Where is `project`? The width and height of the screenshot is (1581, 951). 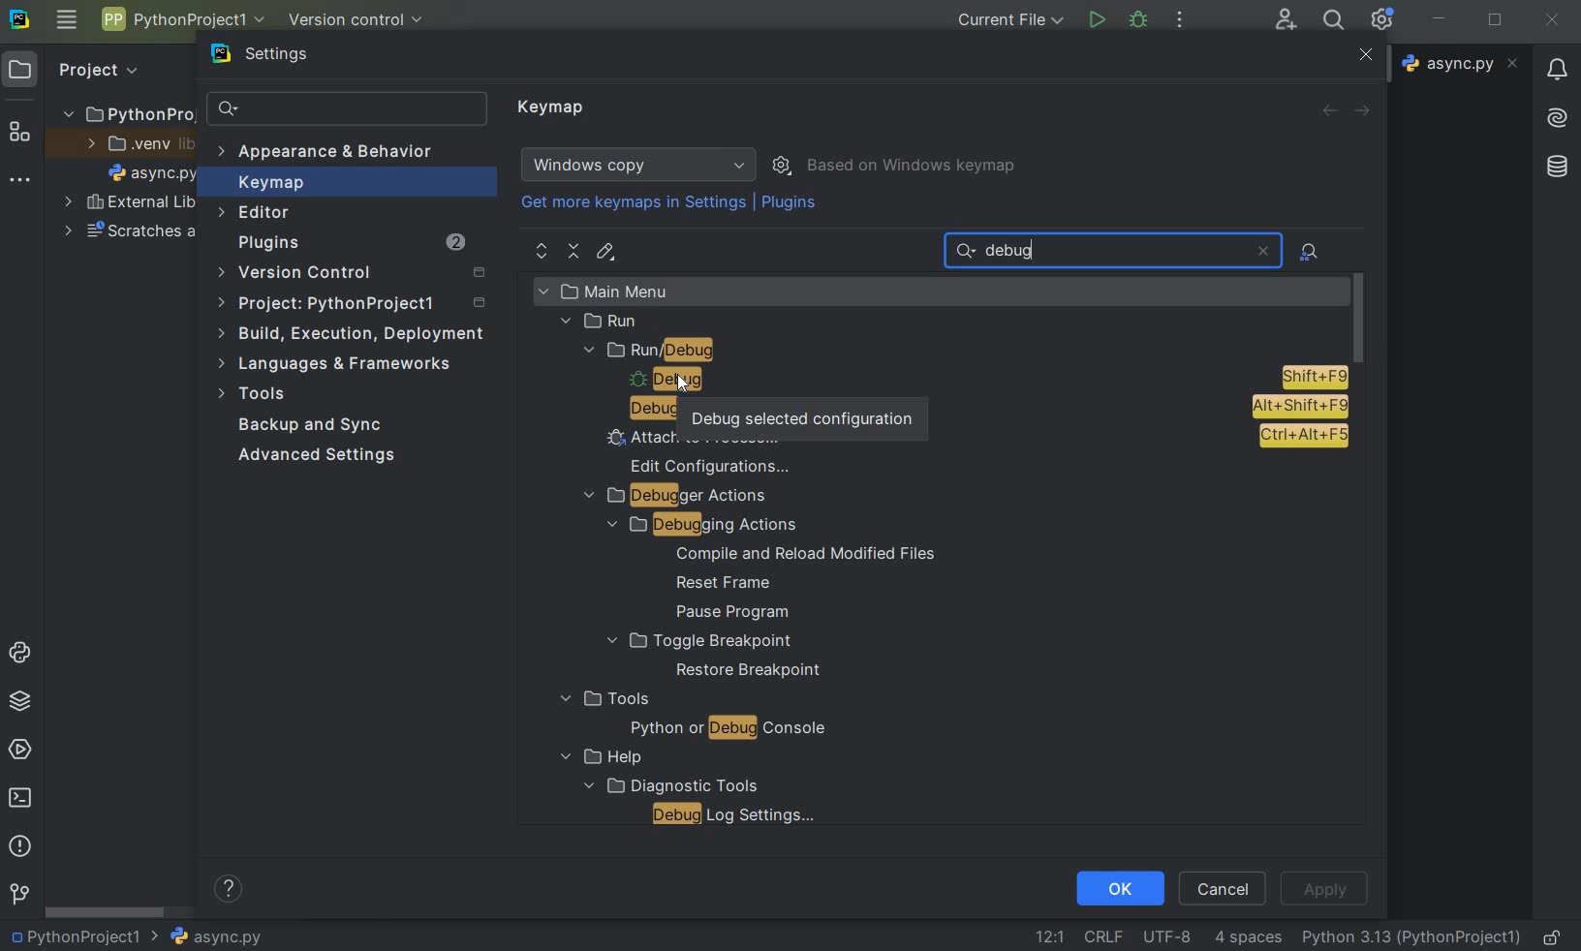 project is located at coordinates (355, 306).